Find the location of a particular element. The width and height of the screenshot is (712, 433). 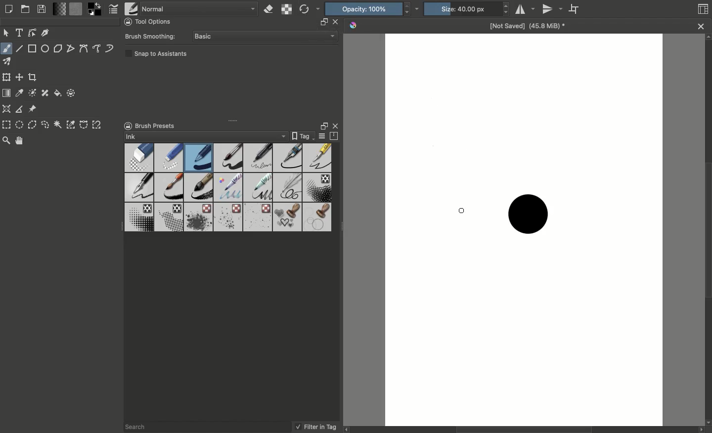

Preserve alpha is located at coordinates (287, 9).